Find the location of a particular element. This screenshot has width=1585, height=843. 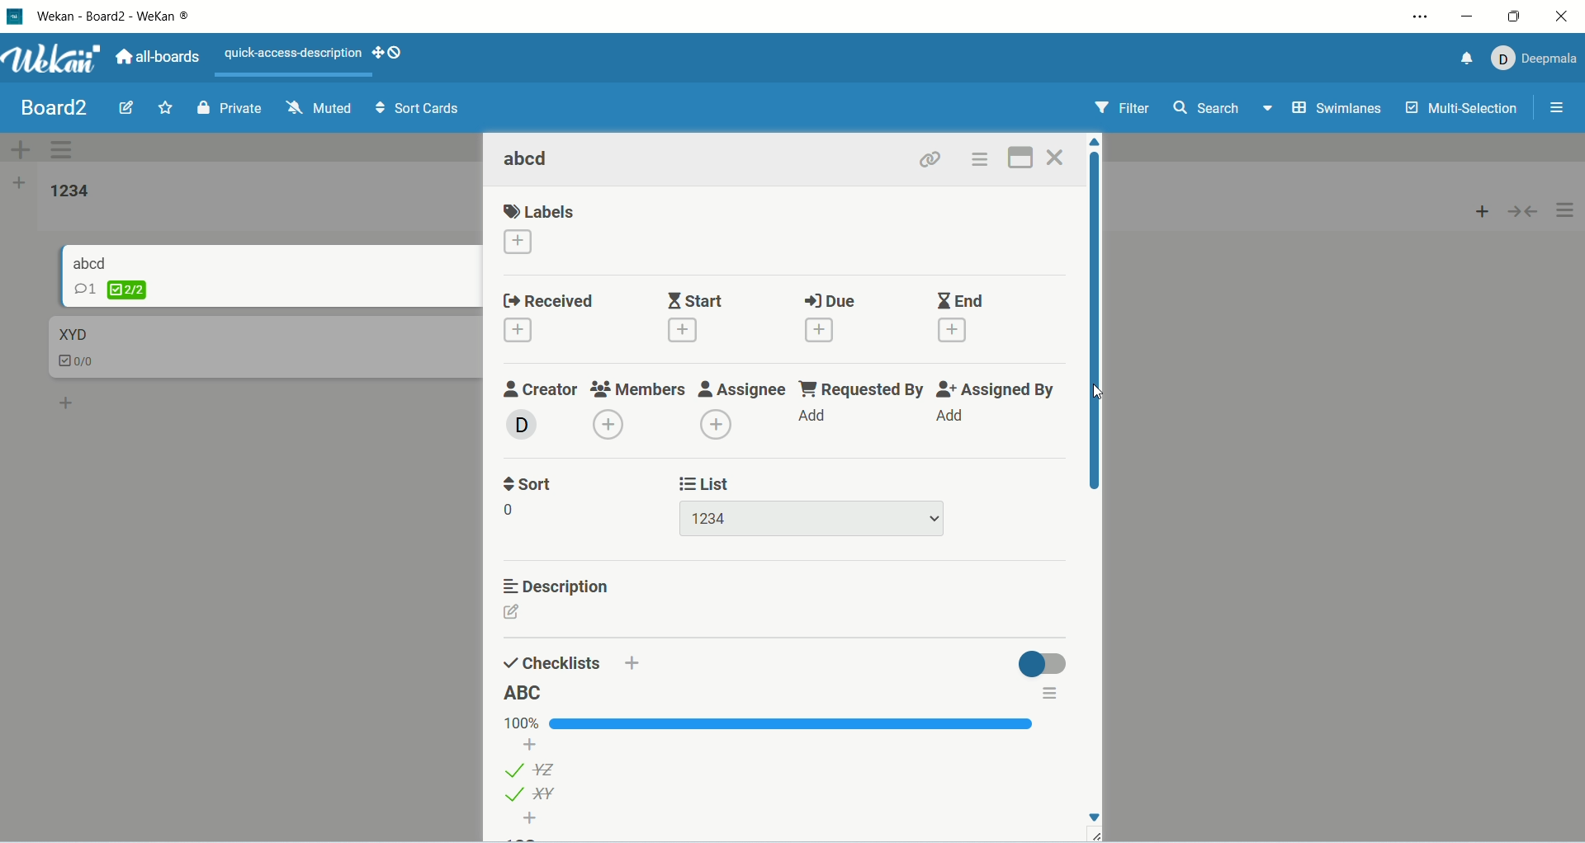

add is located at coordinates (716, 424).